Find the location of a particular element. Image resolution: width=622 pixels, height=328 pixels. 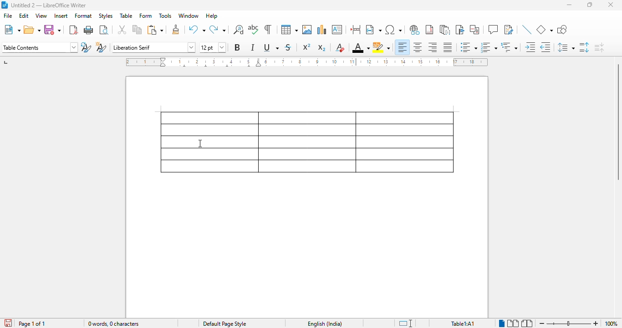

insert page break is located at coordinates (356, 29).